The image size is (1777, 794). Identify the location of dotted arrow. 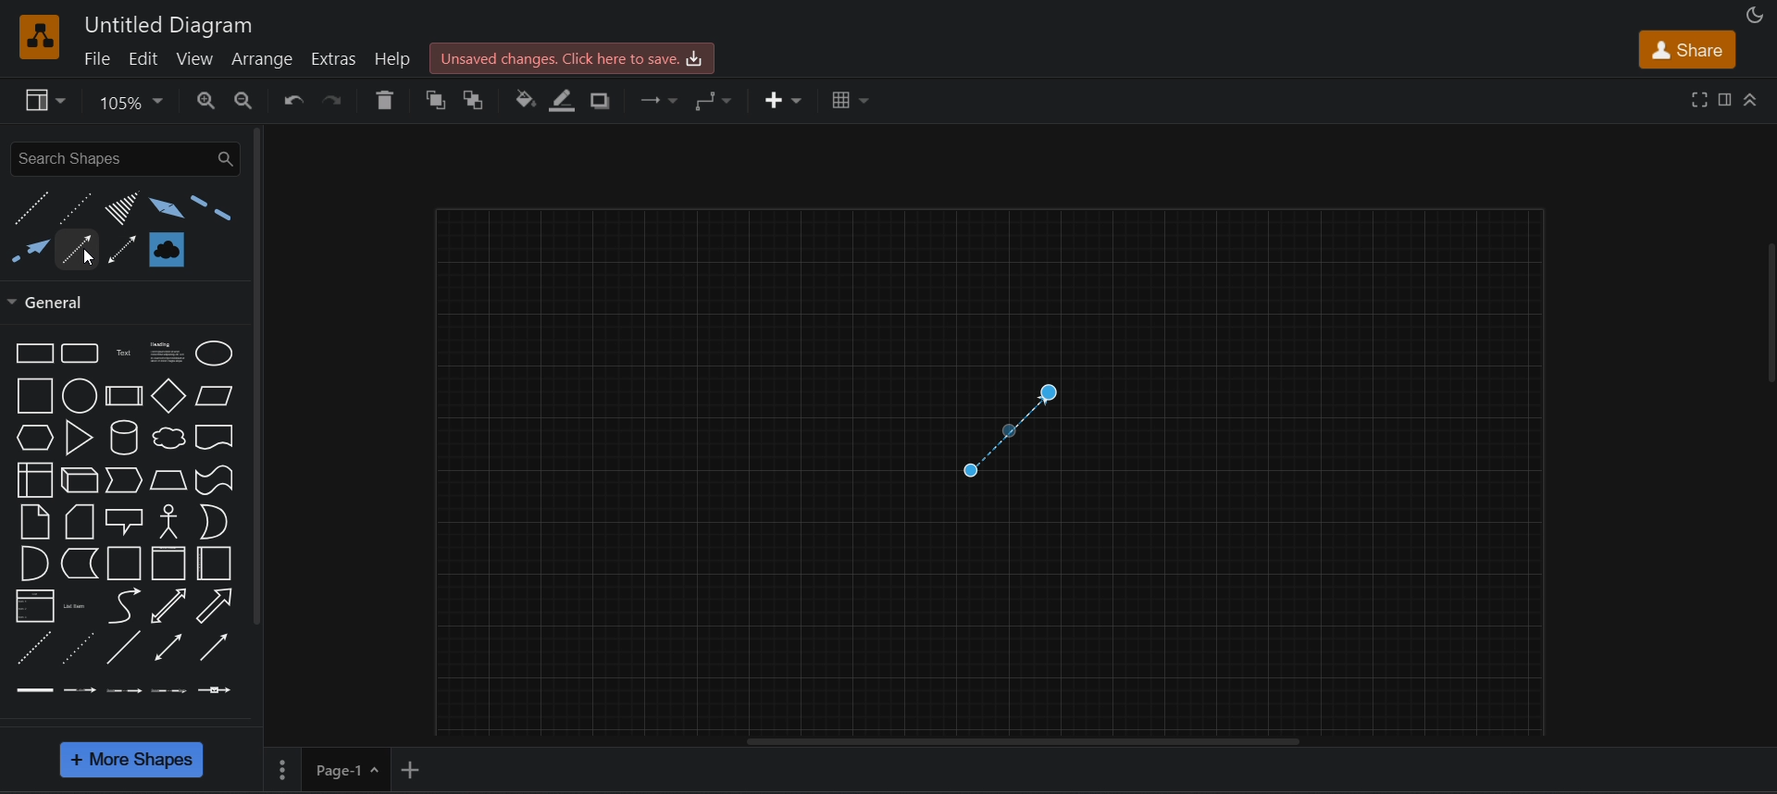
(1001, 430).